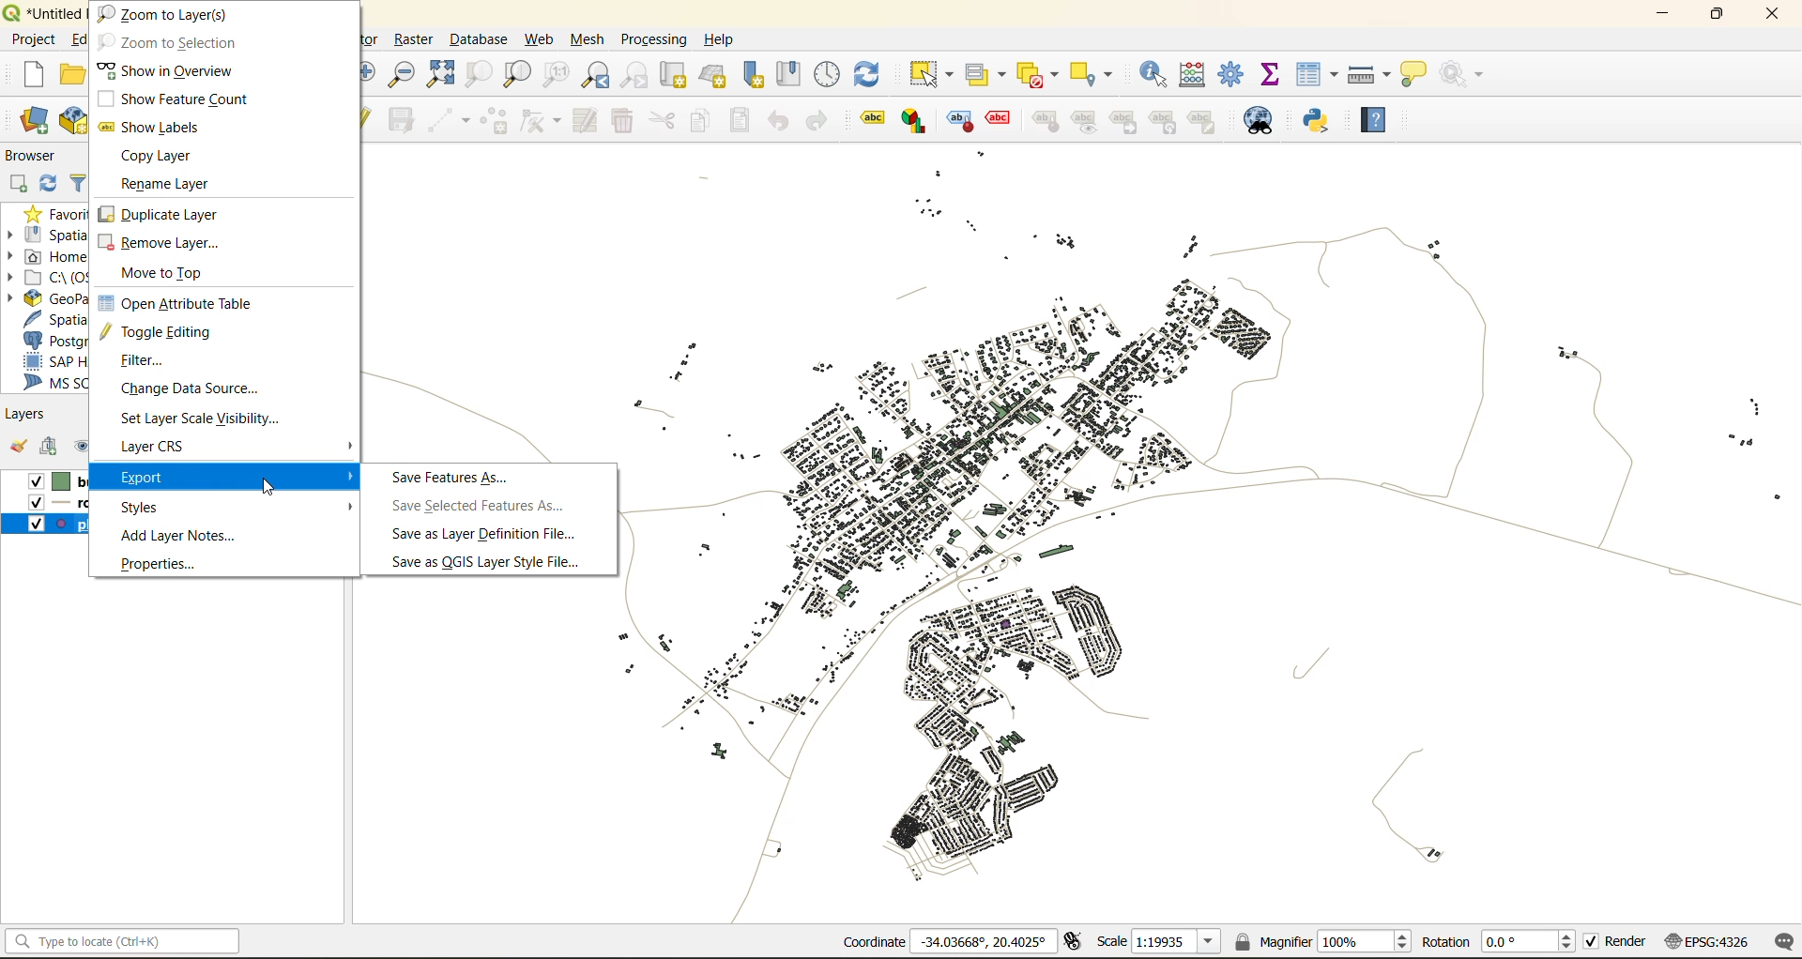 Image resolution: width=1802 pixels, height=959 pixels. Describe the element at coordinates (1706, 944) in the screenshot. I see `crs` at that location.